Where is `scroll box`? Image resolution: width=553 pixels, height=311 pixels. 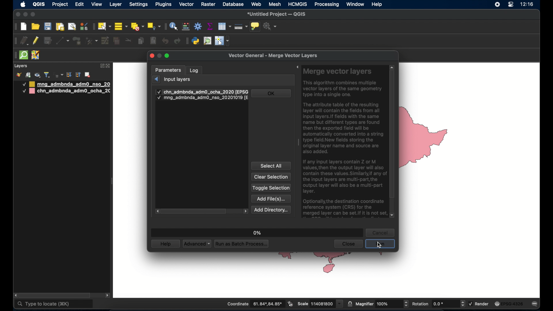 scroll box is located at coordinates (57, 295).